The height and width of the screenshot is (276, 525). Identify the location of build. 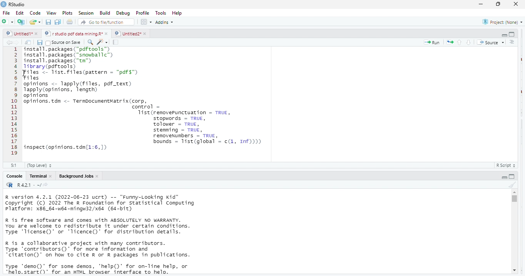
(105, 13).